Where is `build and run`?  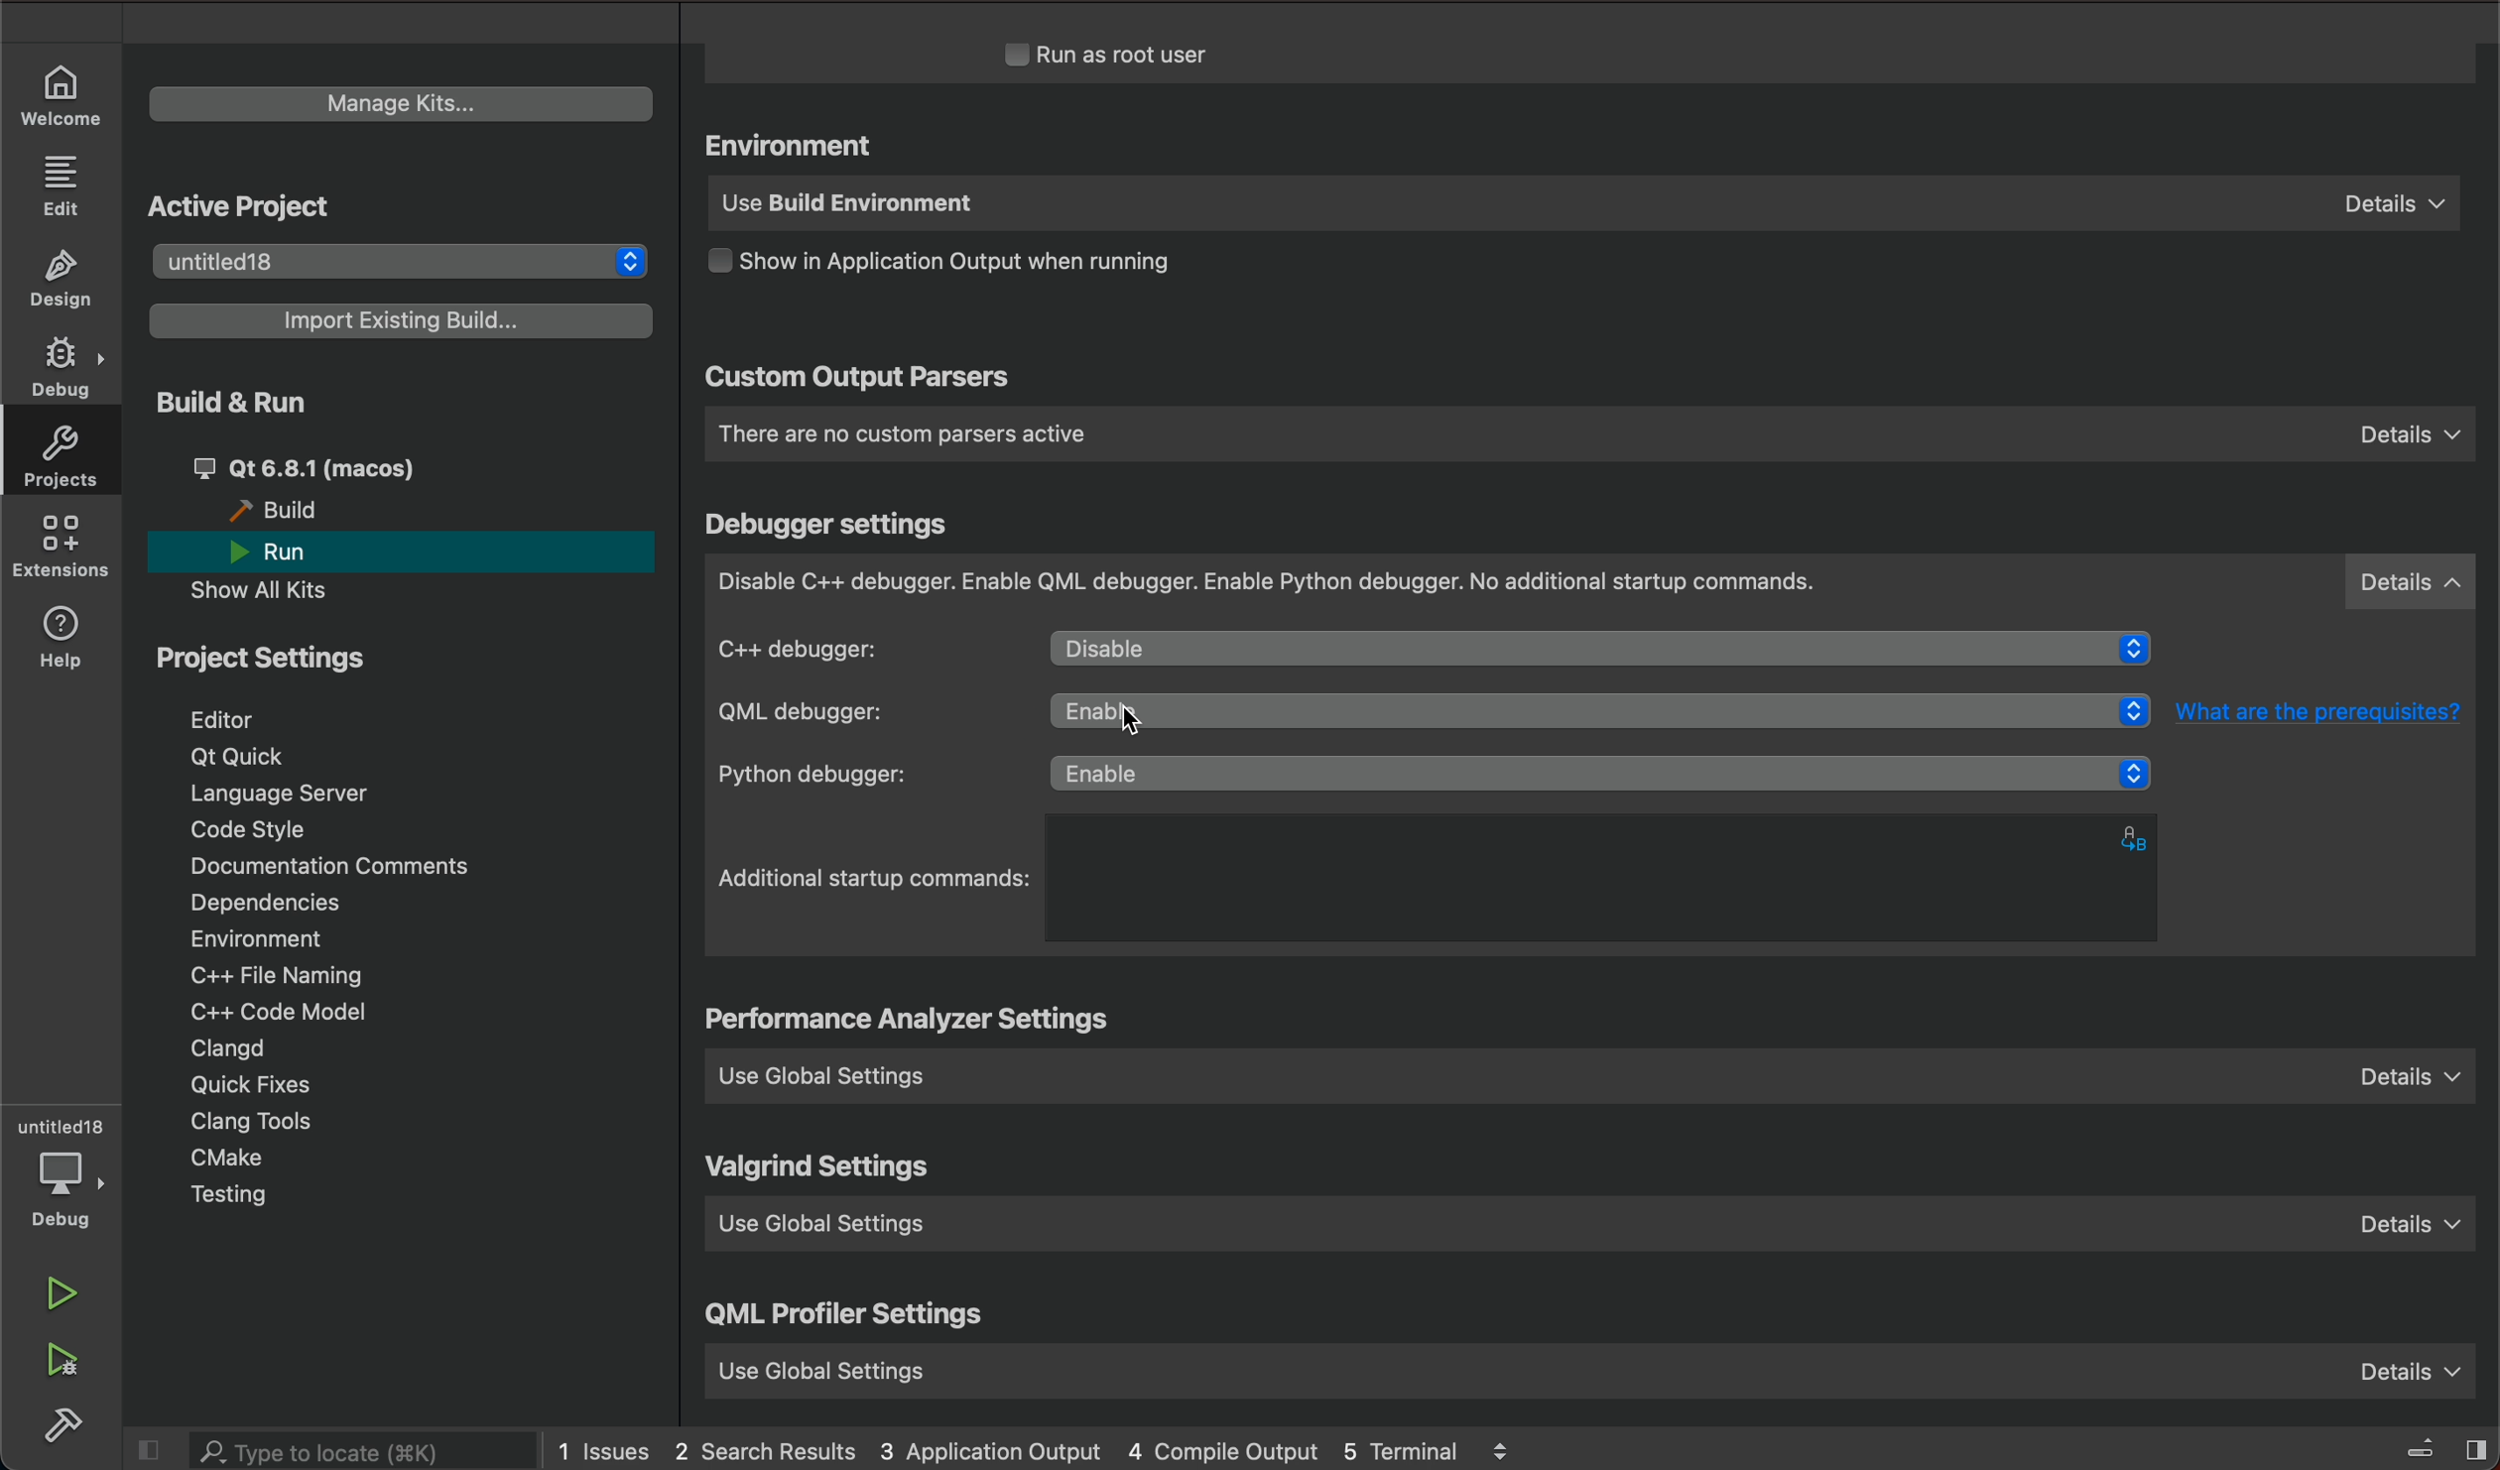
build and run is located at coordinates (227, 401).